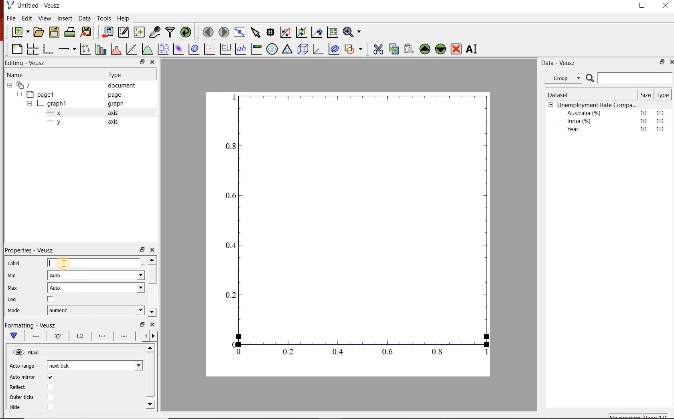  What do you see at coordinates (302, 31) in the screenshot?
I see `click to zoom out graph axes` at bounding box center [302, 31].